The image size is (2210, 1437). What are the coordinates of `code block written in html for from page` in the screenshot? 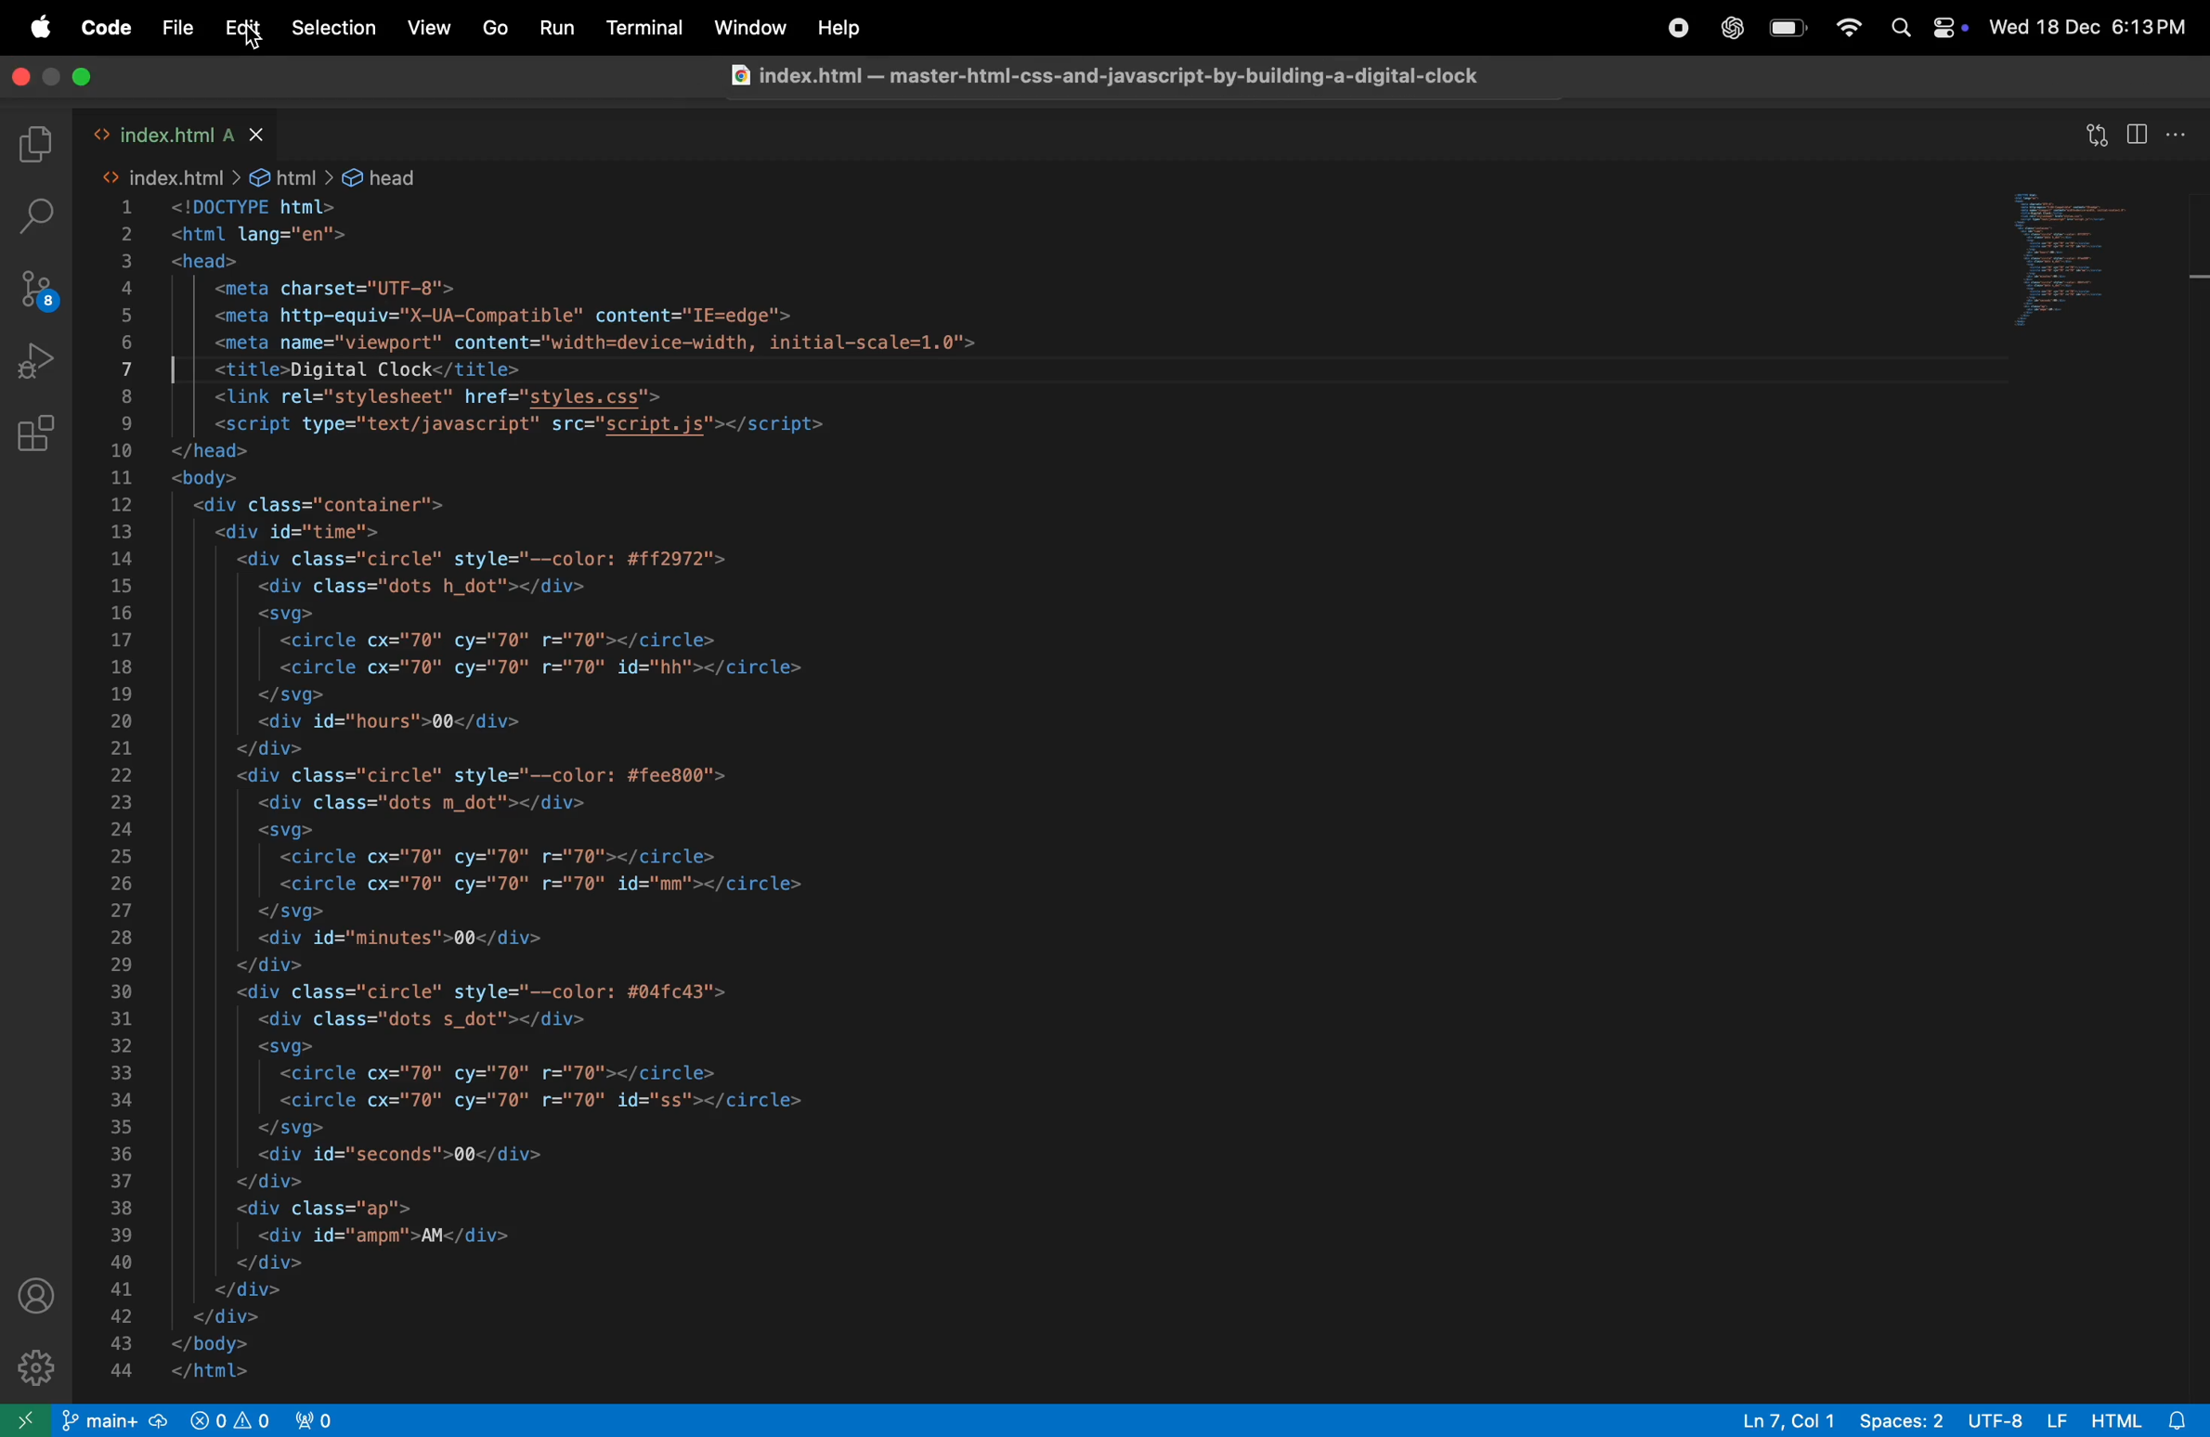 It's located at (773, 744).